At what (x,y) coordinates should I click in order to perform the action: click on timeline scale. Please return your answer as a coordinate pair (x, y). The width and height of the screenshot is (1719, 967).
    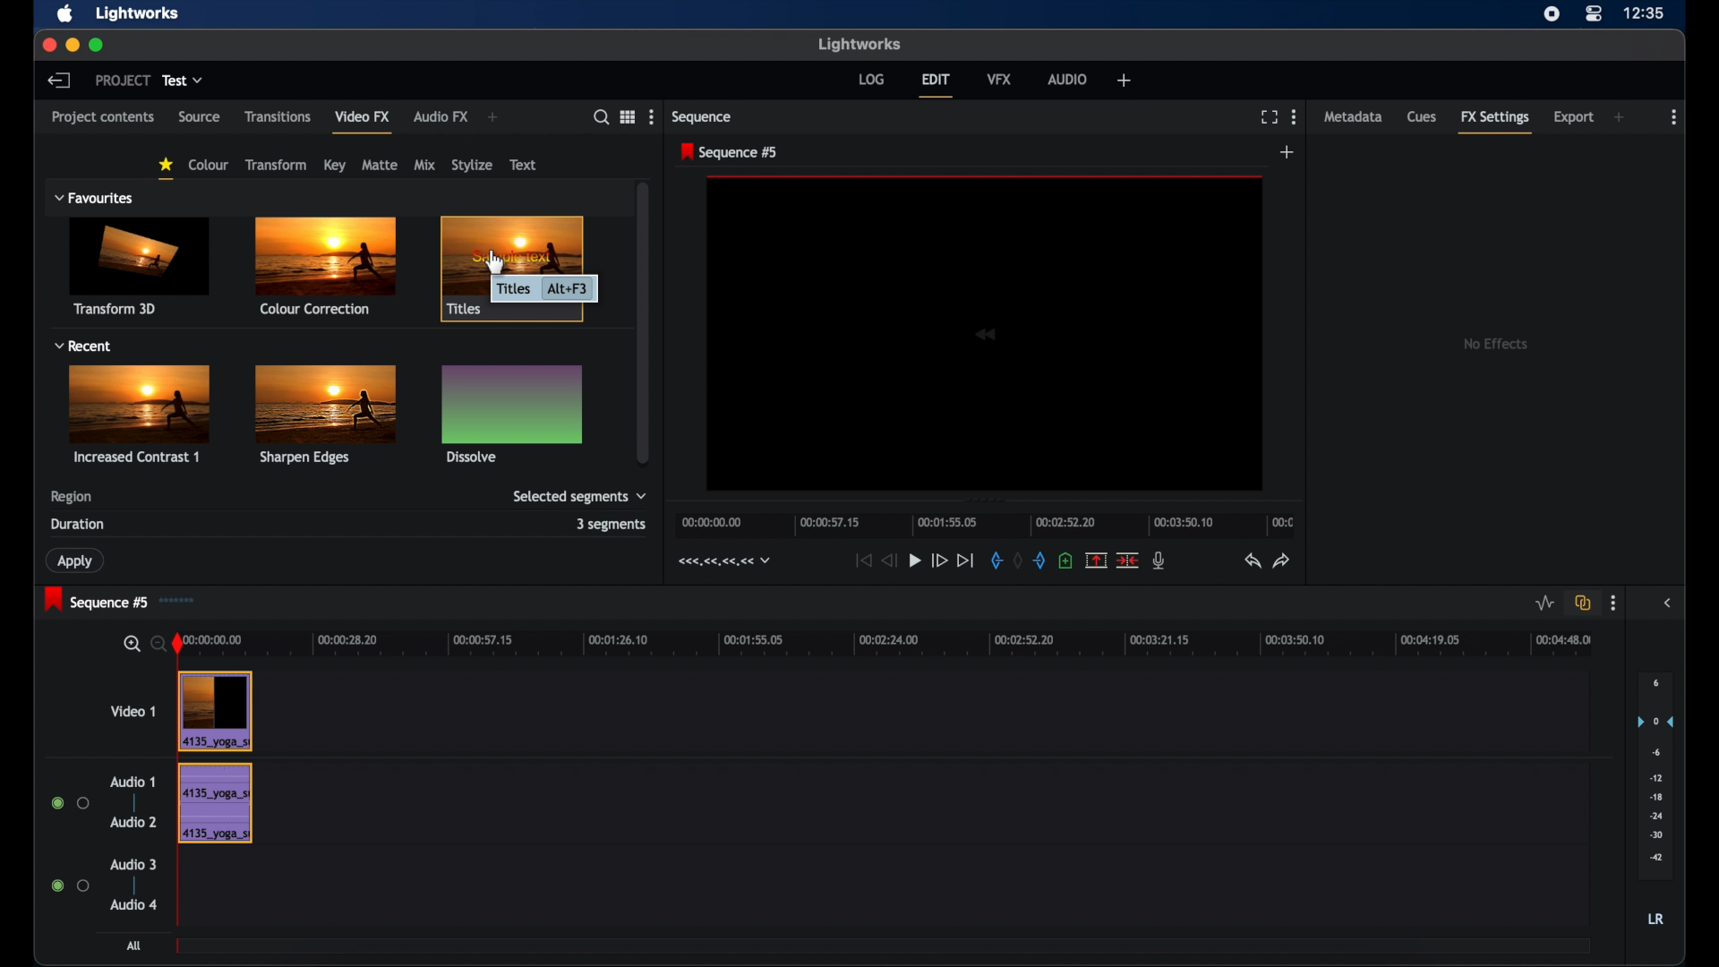
    Looking at the image, I should click on (985, 525).